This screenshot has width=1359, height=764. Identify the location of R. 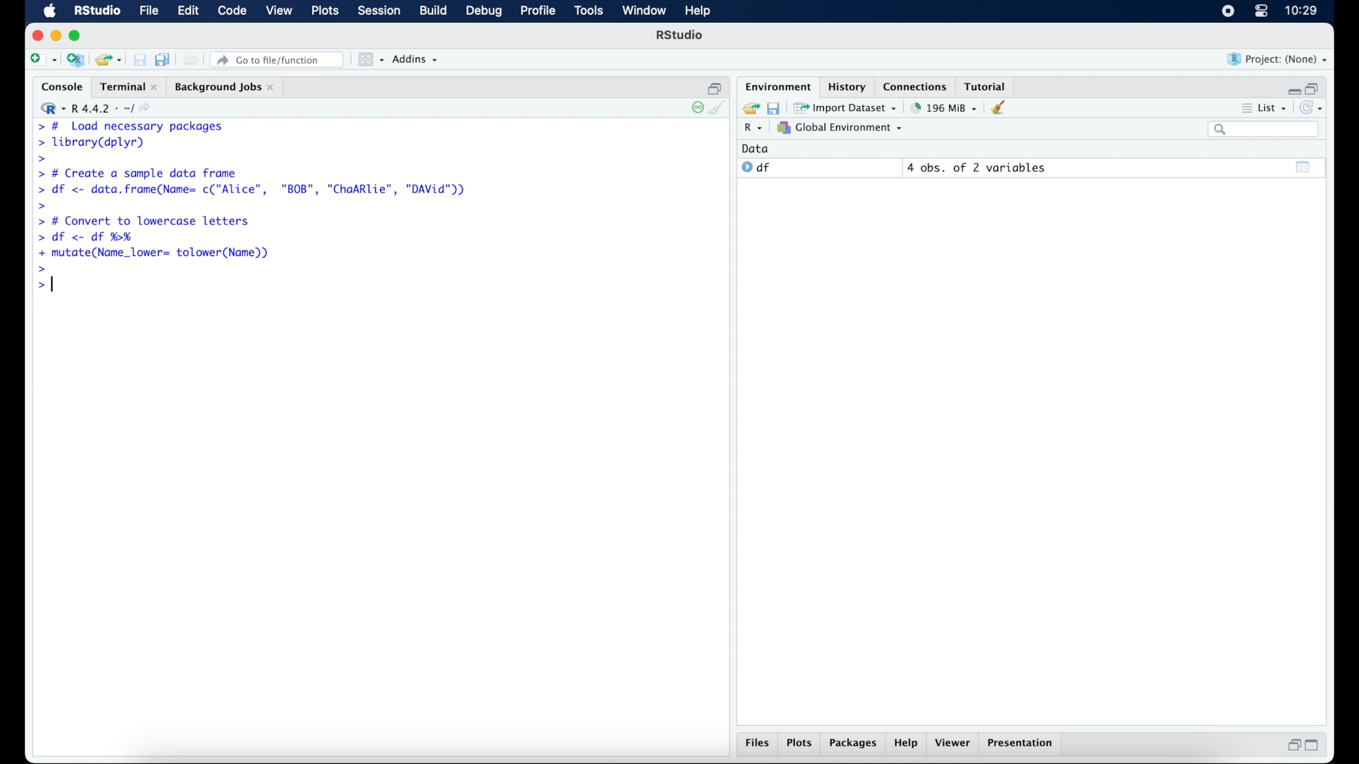
(751, 129).